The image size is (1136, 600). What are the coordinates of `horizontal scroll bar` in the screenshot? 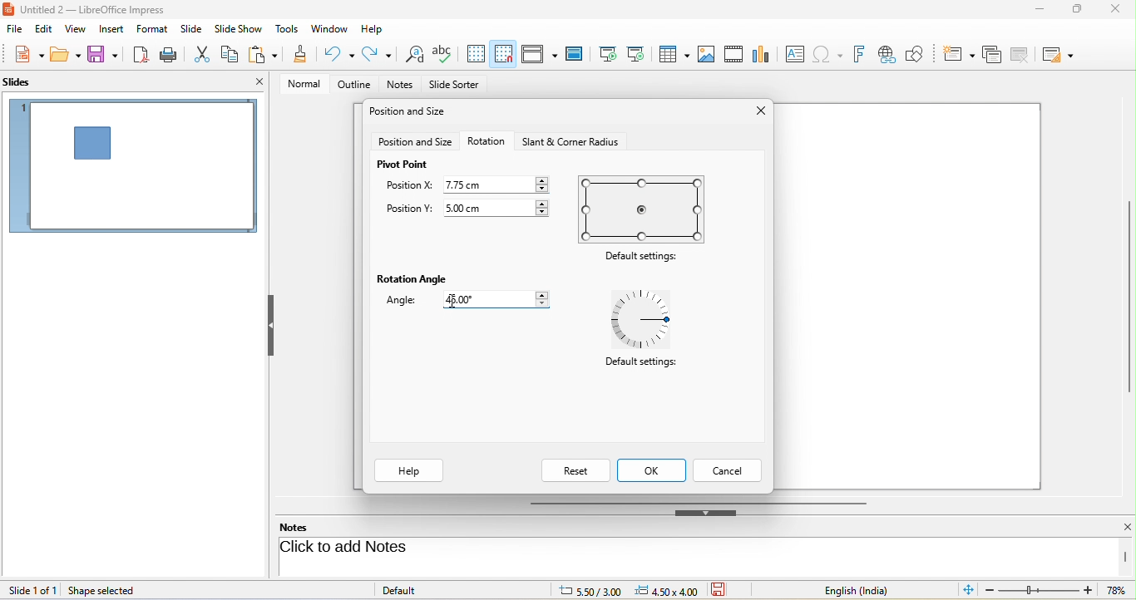 It's located at (698, 502).